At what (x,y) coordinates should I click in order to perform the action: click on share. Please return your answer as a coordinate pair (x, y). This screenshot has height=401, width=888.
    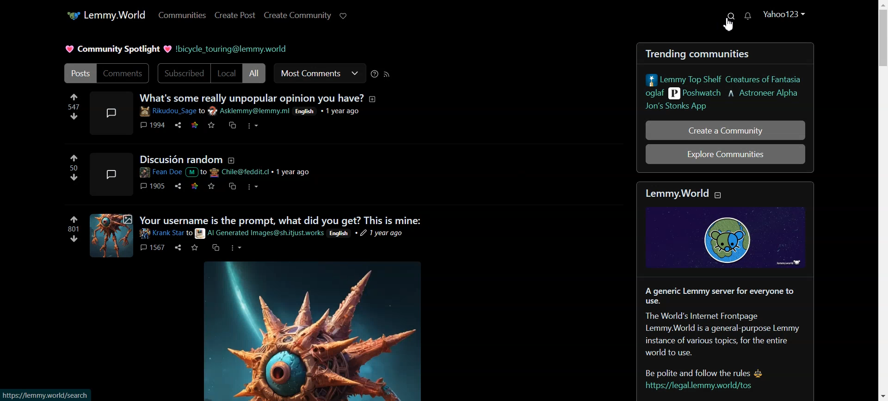
    Looking at the image, I should click on (177, 247).